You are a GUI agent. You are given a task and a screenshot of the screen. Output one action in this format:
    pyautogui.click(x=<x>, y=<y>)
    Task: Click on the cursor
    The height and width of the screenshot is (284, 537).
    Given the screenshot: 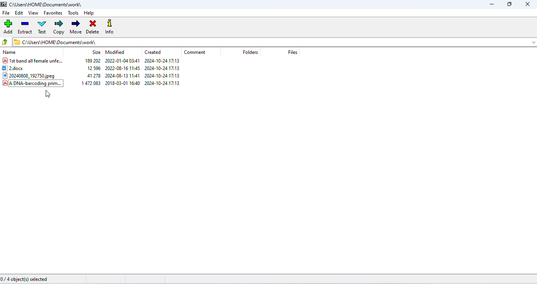 What is the action you would take?
    pyautogui.click(x=48, y=94)
    